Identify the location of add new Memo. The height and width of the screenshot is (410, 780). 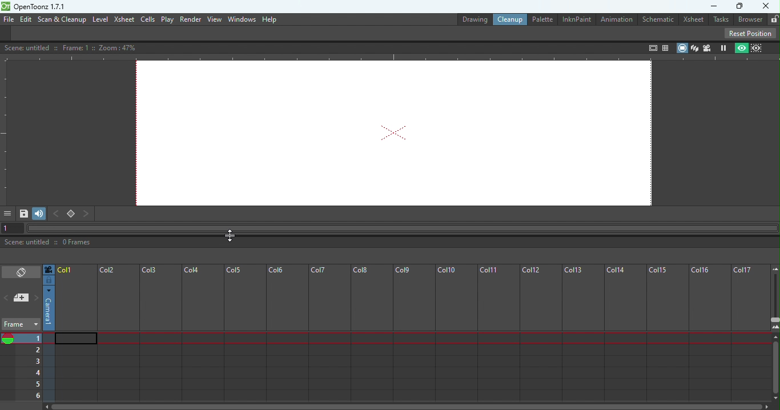
(19, 298).